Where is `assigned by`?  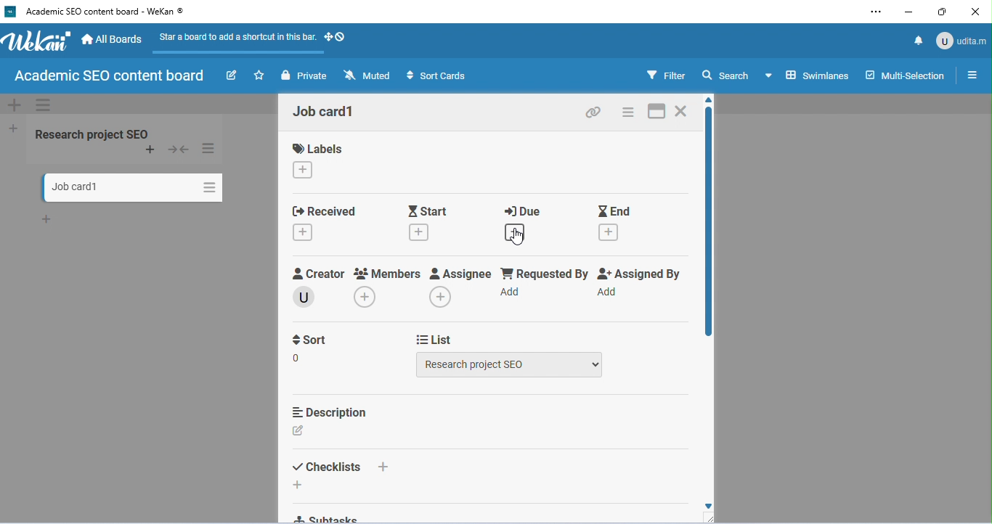
assigned by is located at coordinates (642, 273).